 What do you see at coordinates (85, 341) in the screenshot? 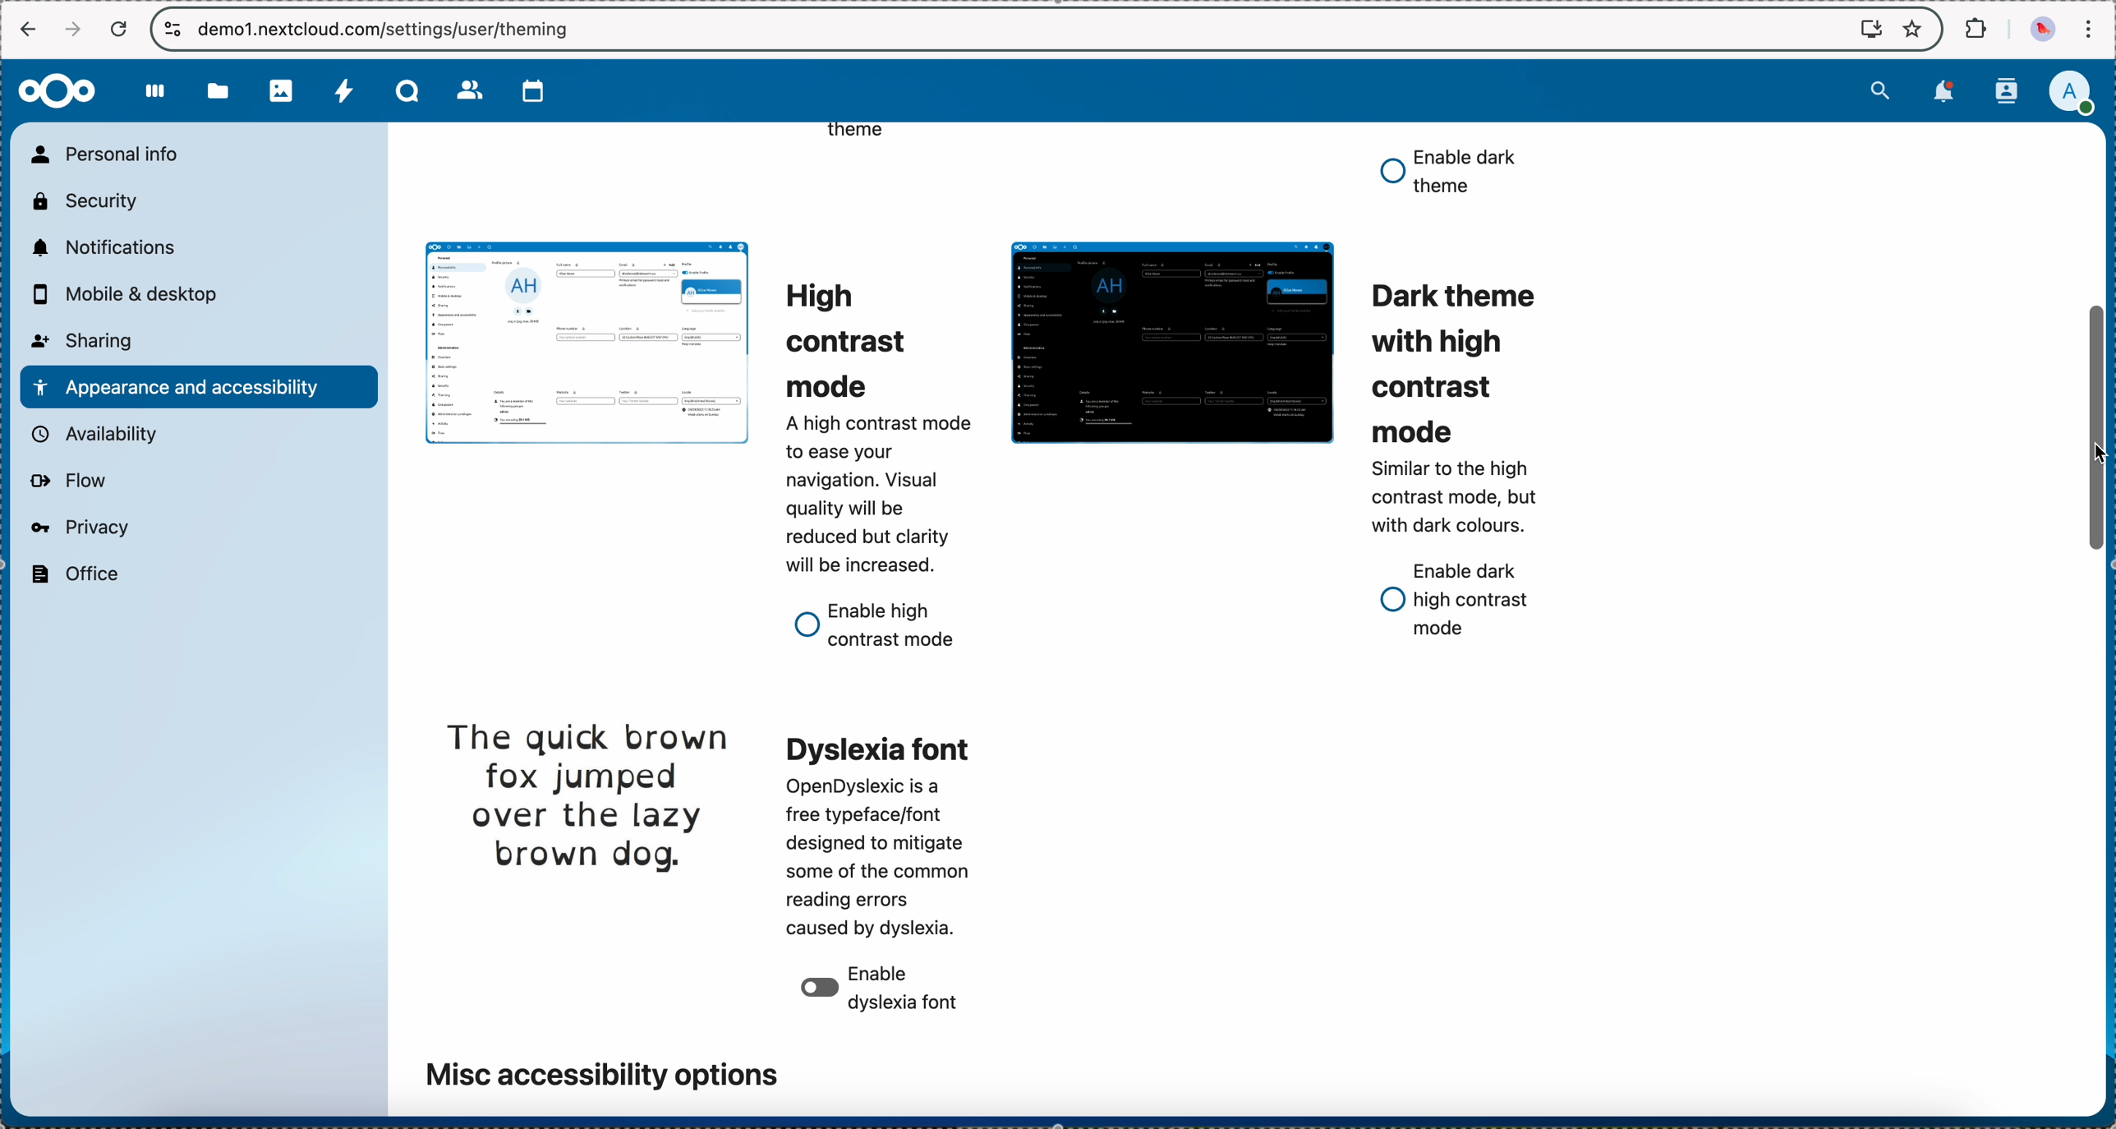
I see `sharing` at bounding box center [85, 341].